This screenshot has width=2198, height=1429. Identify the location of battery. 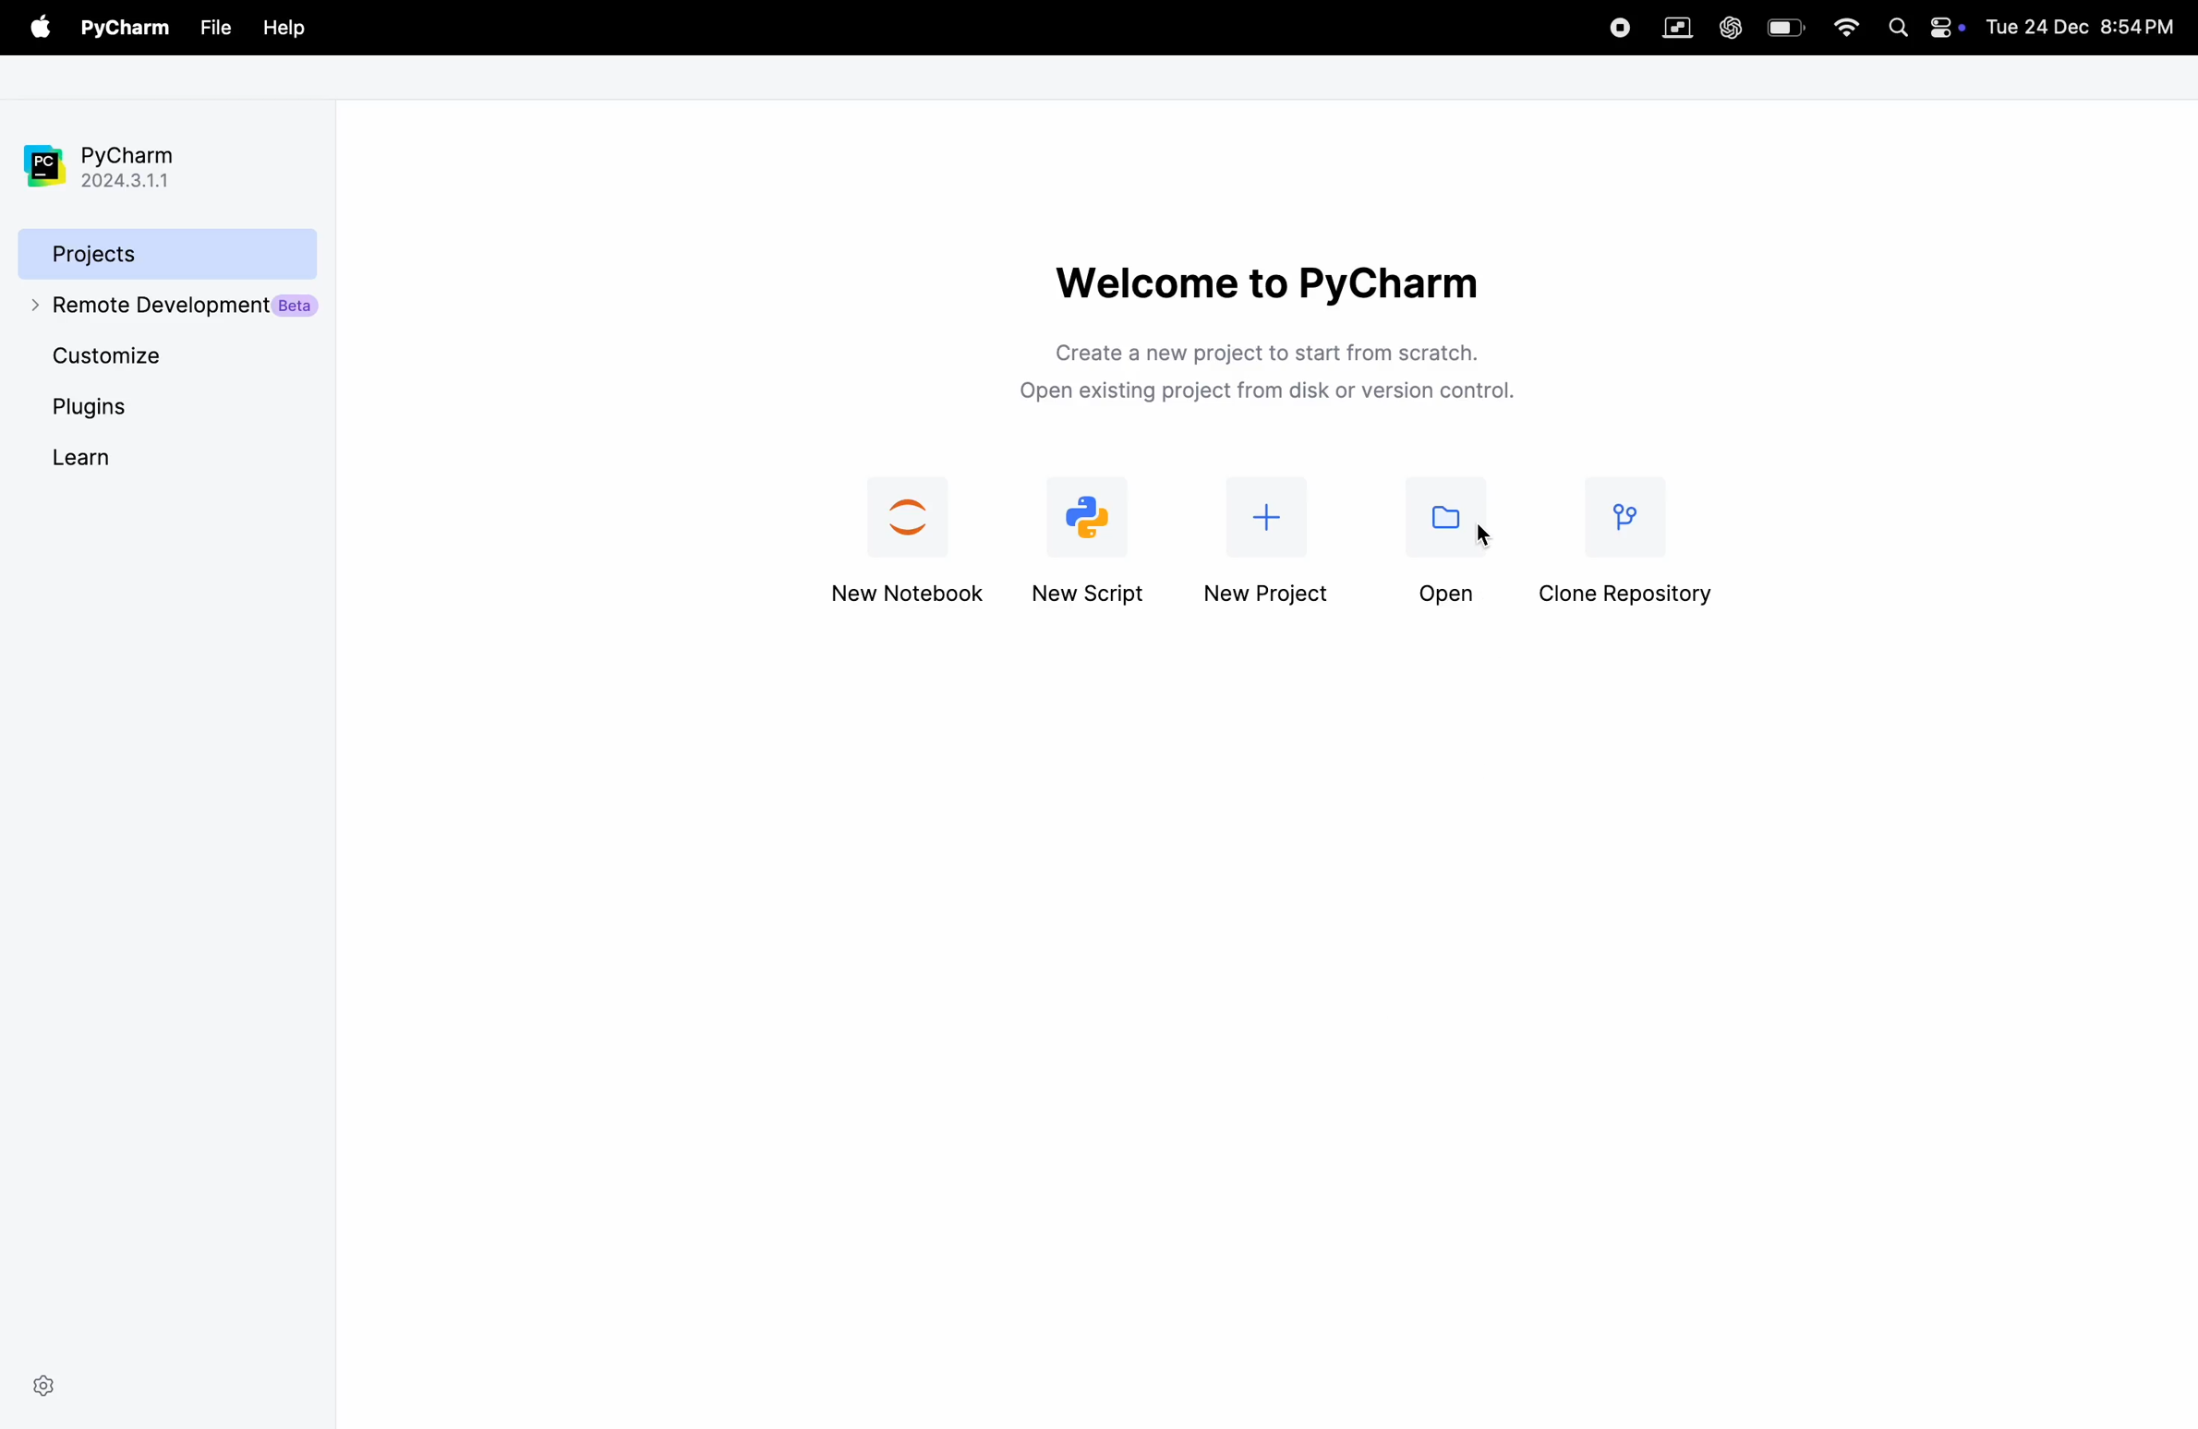
(1785, 26).